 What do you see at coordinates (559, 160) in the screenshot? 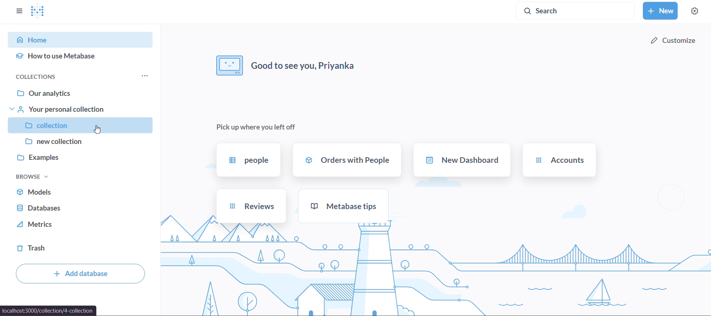
I see `accounts` at bounding box center [559, 160].